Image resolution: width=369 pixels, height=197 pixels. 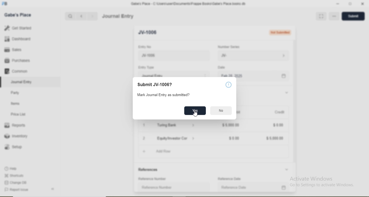 I want to click on Full screen, so click(x=321, y=16).